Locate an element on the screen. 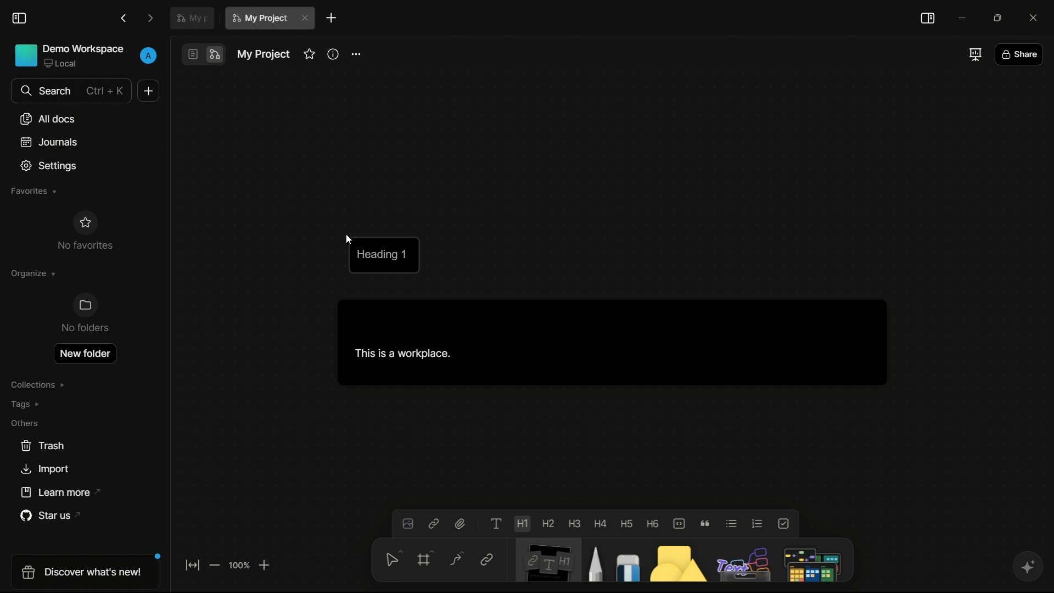  fit to screen is located at coordinates (193, 564).